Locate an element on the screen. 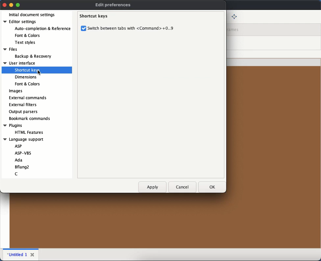  dimensions is located at coordinates (26, 77).